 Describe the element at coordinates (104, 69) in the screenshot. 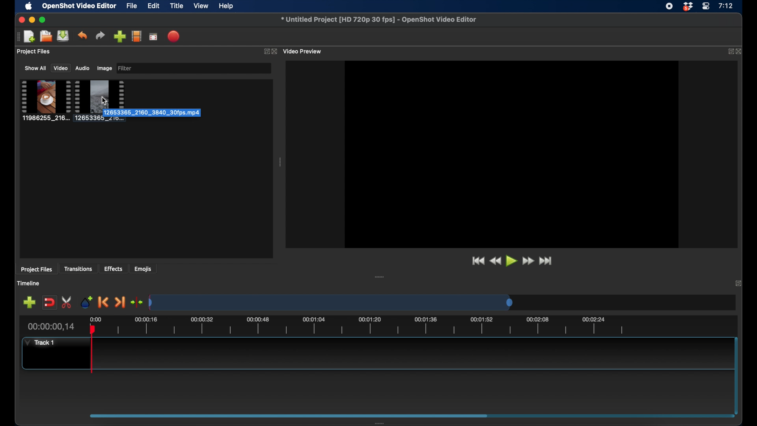

I see `image` at that location.